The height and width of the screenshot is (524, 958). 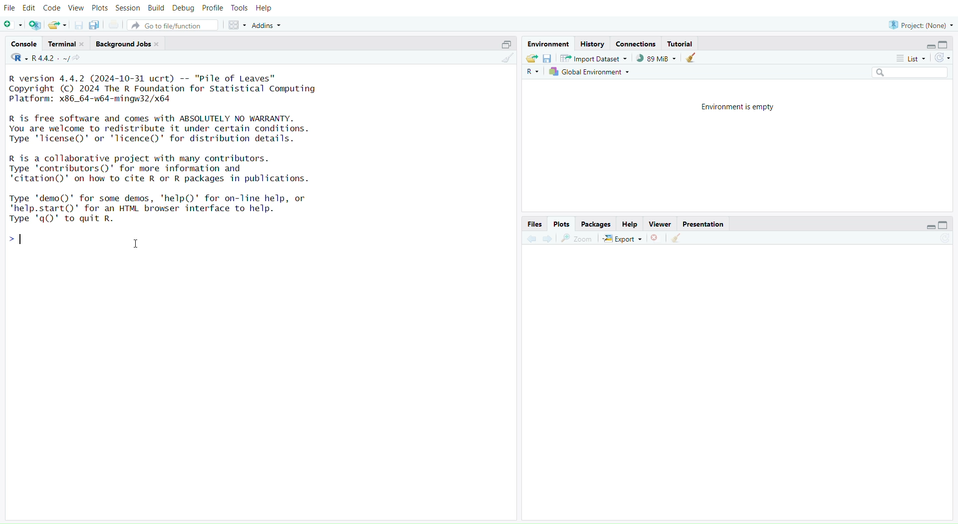 What do you see at coordinates (52, 8) in the screenshot?
I see `Code` at bounding box center [52, 8].